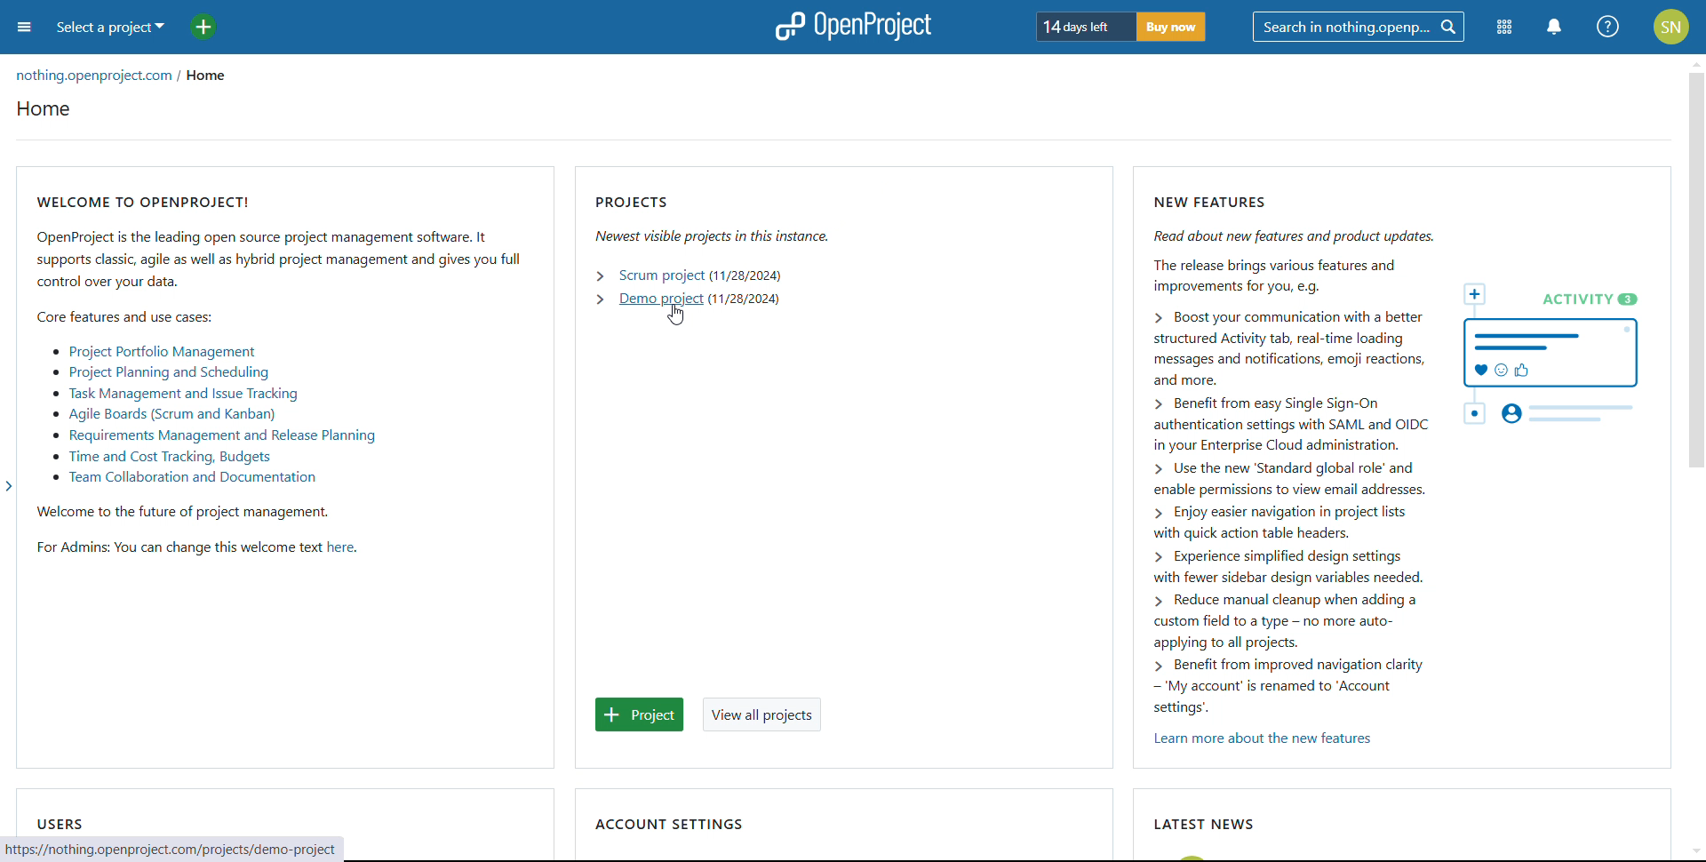  What do you see at coordinates (677, 315) in the screenshot?
I see `cursor` at bounding box center [677, 315].